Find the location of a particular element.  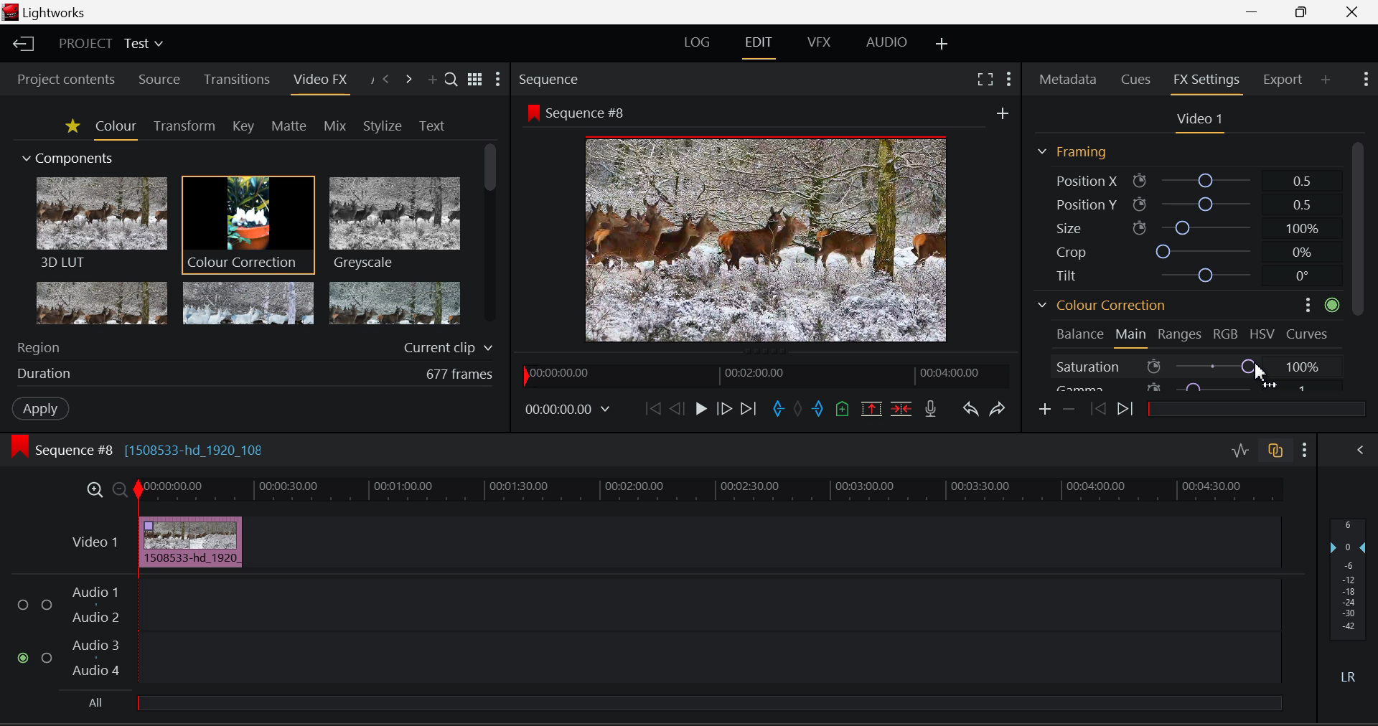

Tilt is located at coordinates (1184, 274).